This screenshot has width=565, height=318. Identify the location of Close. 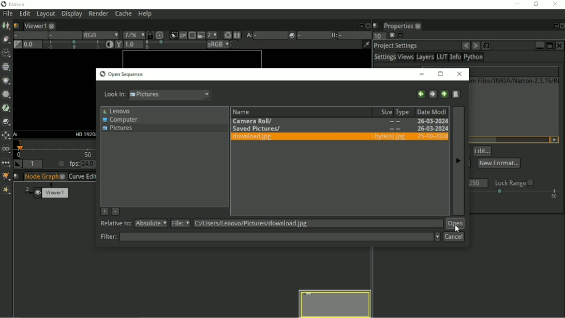
(367, 25).